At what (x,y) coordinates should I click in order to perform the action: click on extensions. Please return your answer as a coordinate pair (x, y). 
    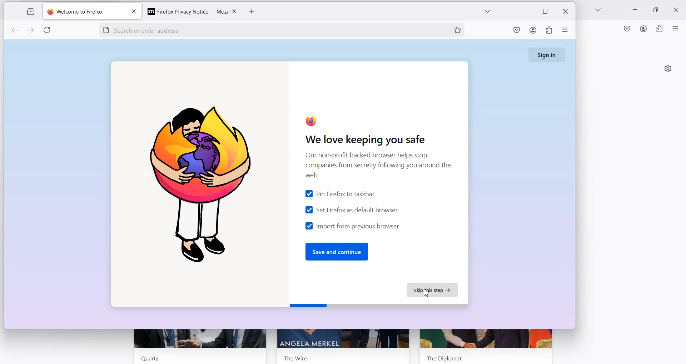
    Looking at the image, I should click on (548, 31).